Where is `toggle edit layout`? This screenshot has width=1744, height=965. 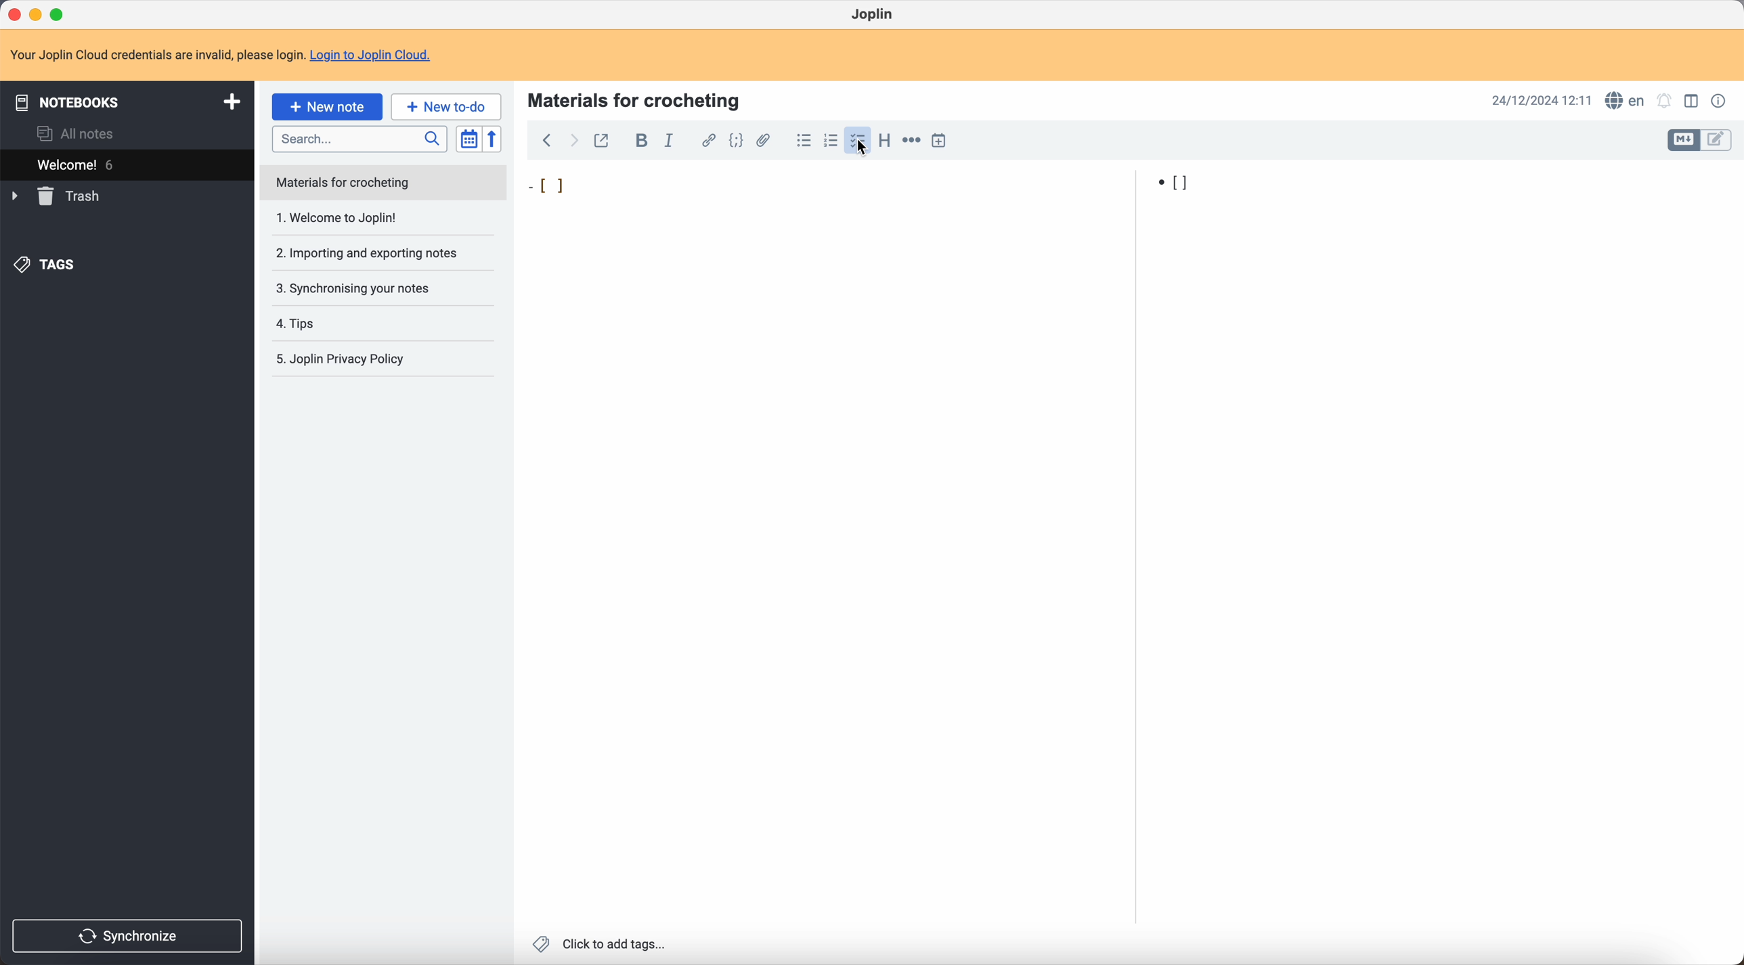 toggle edit layout is located at coordinates (1693, 100).